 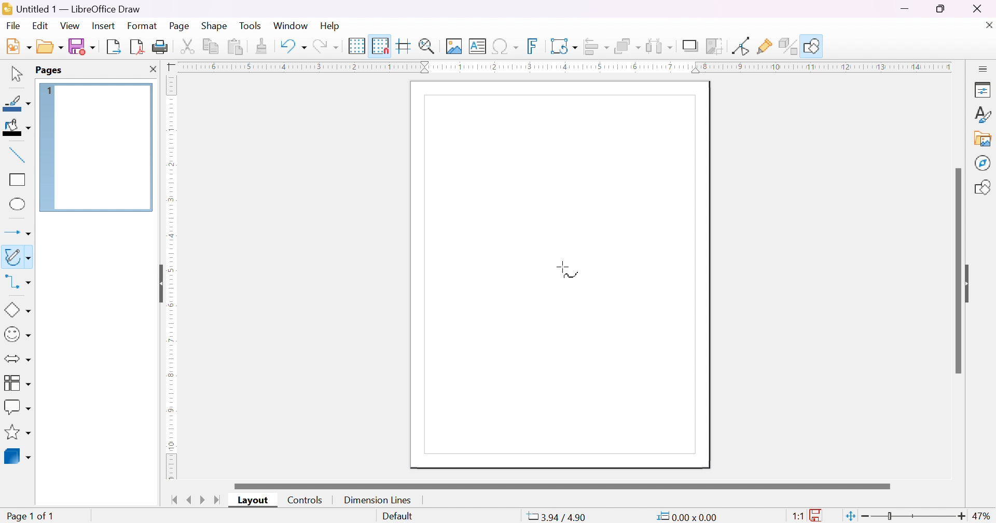 What do you see at coordinates (957, 269) in the screenshot?
I see `scroll bar` at bounding box center [957, 269].